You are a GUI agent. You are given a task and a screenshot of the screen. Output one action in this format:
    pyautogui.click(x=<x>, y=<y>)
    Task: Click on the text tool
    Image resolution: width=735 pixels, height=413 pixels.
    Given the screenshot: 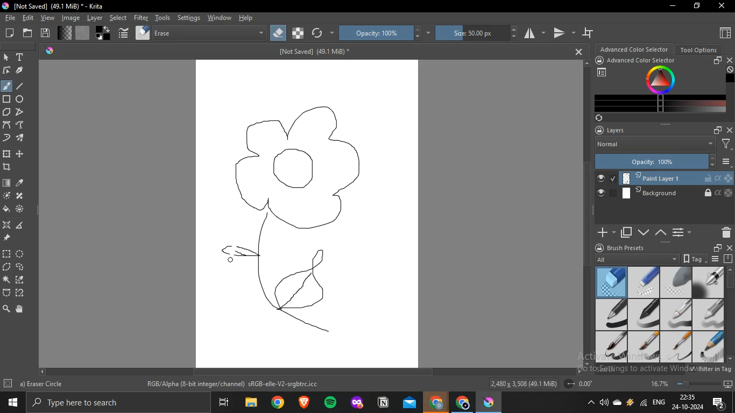 What is the action you would take?
    pyautogui.click(x=20, y=56)
    